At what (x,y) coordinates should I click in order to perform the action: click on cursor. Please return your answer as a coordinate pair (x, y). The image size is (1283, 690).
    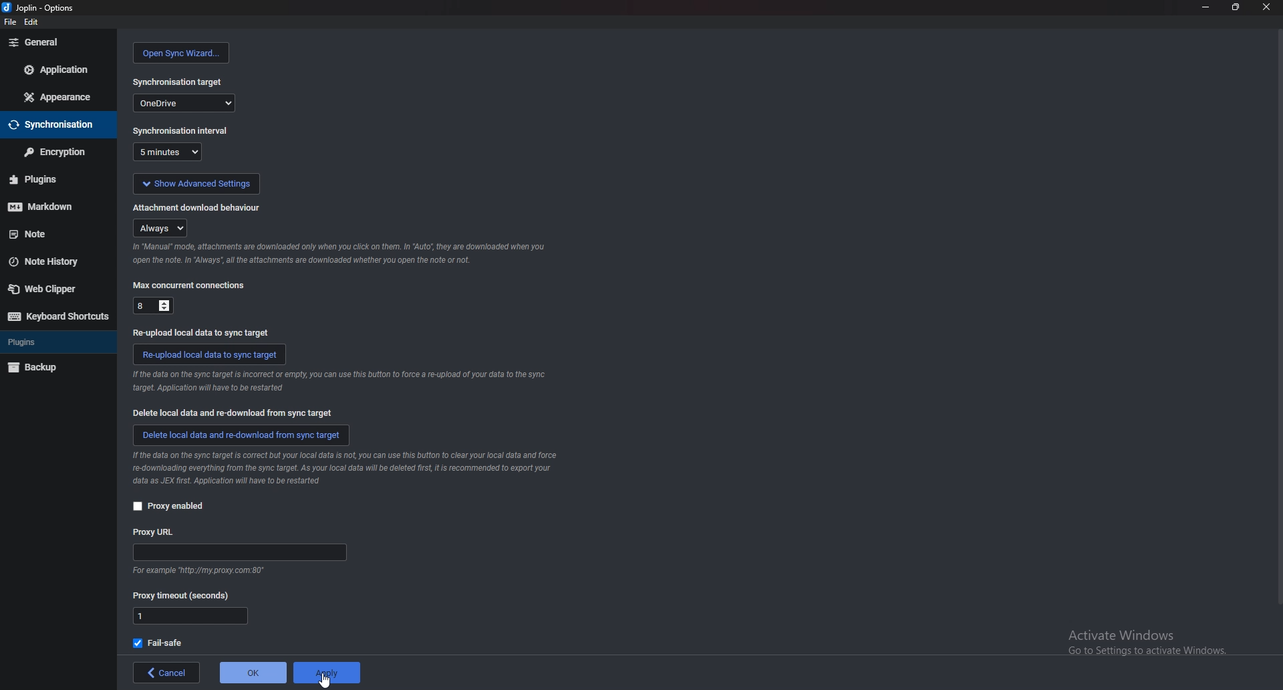
    Looking at the image, I should click on (323, 679).